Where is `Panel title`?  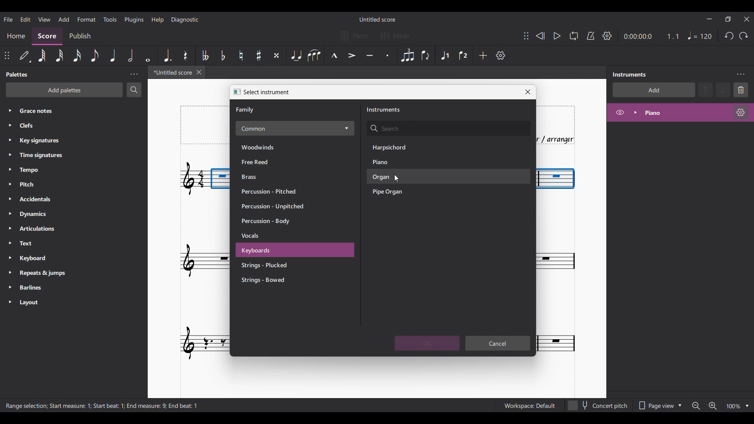
Panel title is located at coordinates (631, 75).